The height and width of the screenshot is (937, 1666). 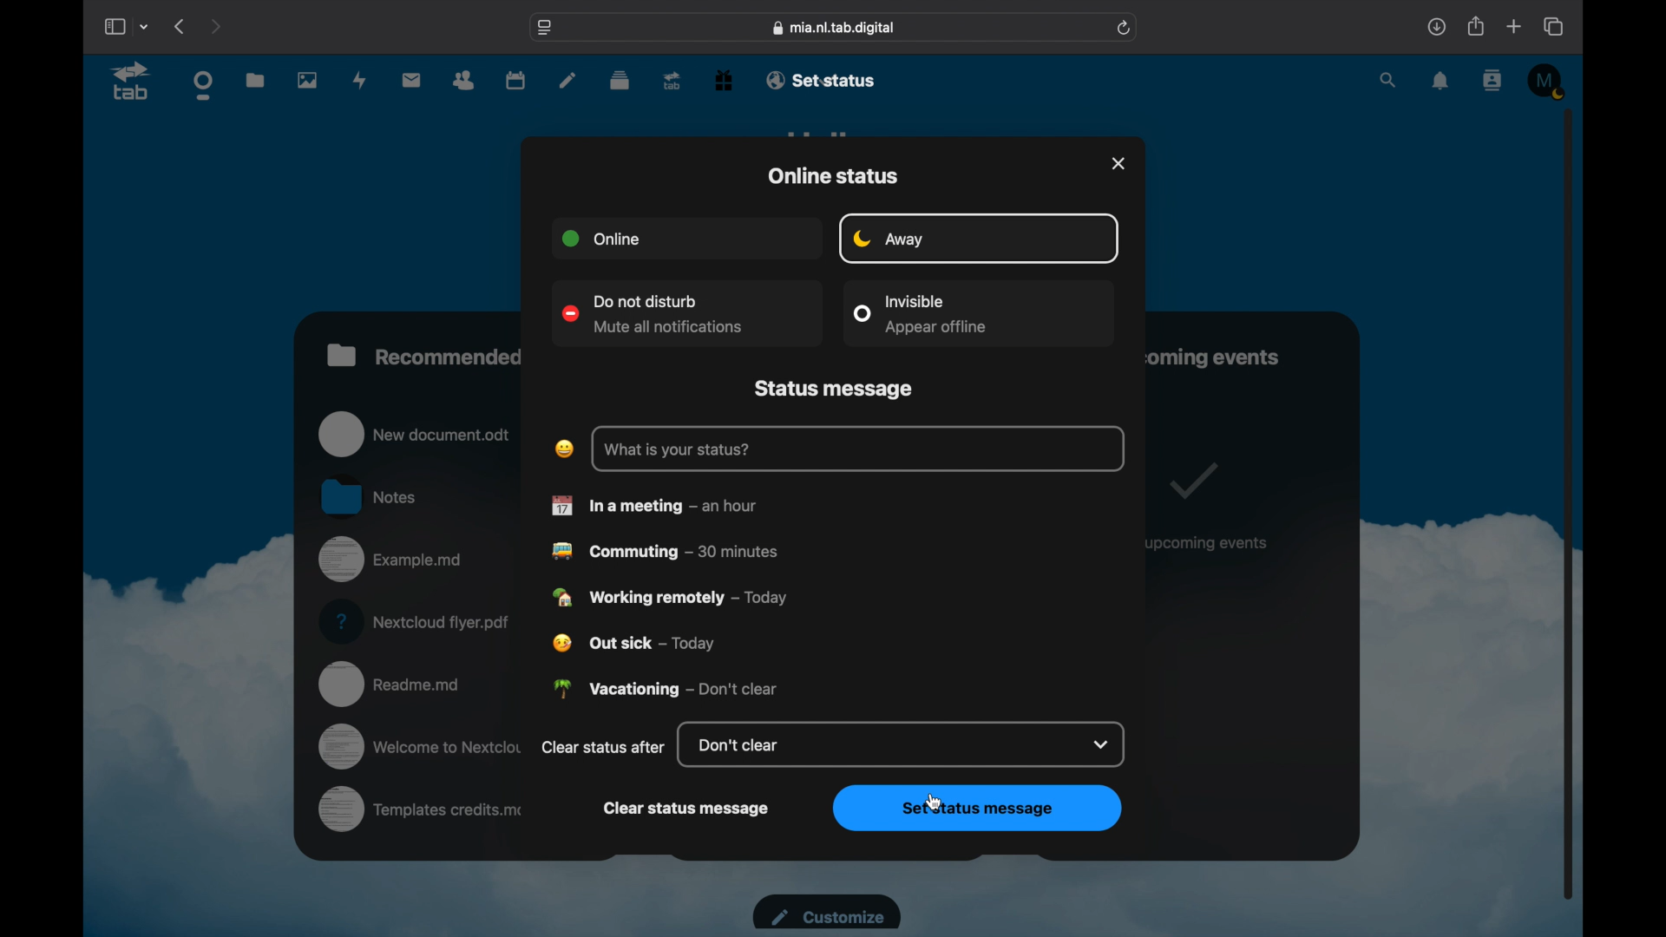 I want to click on show tab overview, so click(x=1553, y=26).